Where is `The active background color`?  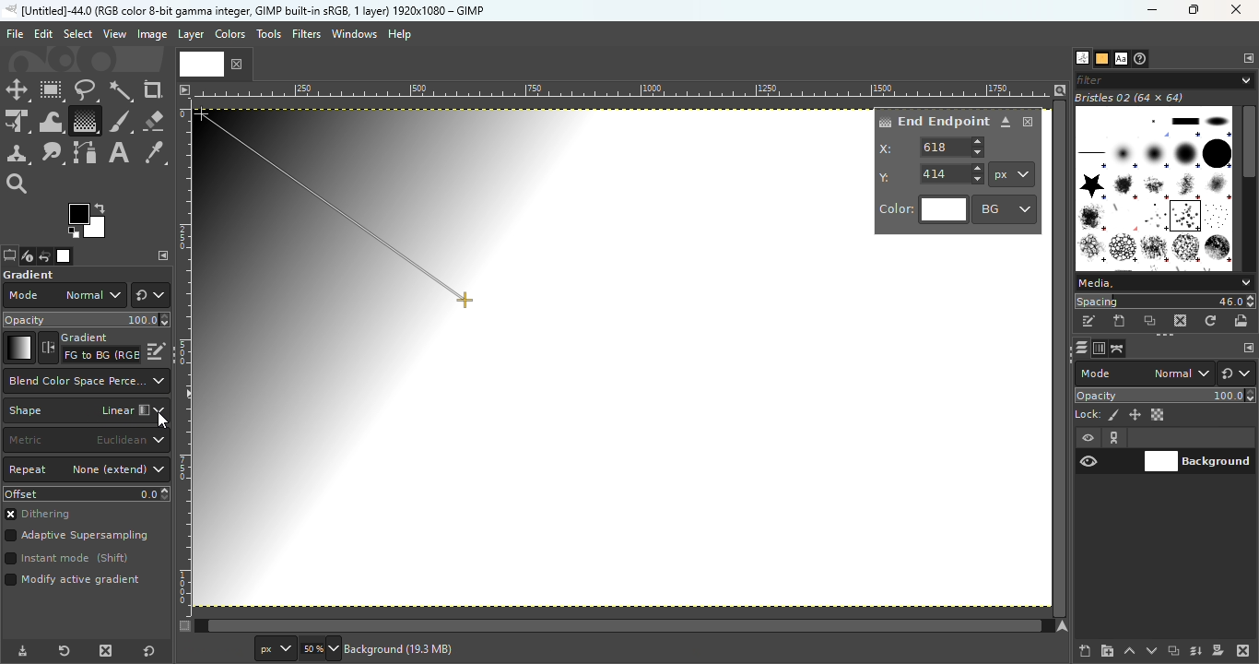 The active background color is located at coordinates (90, 221).